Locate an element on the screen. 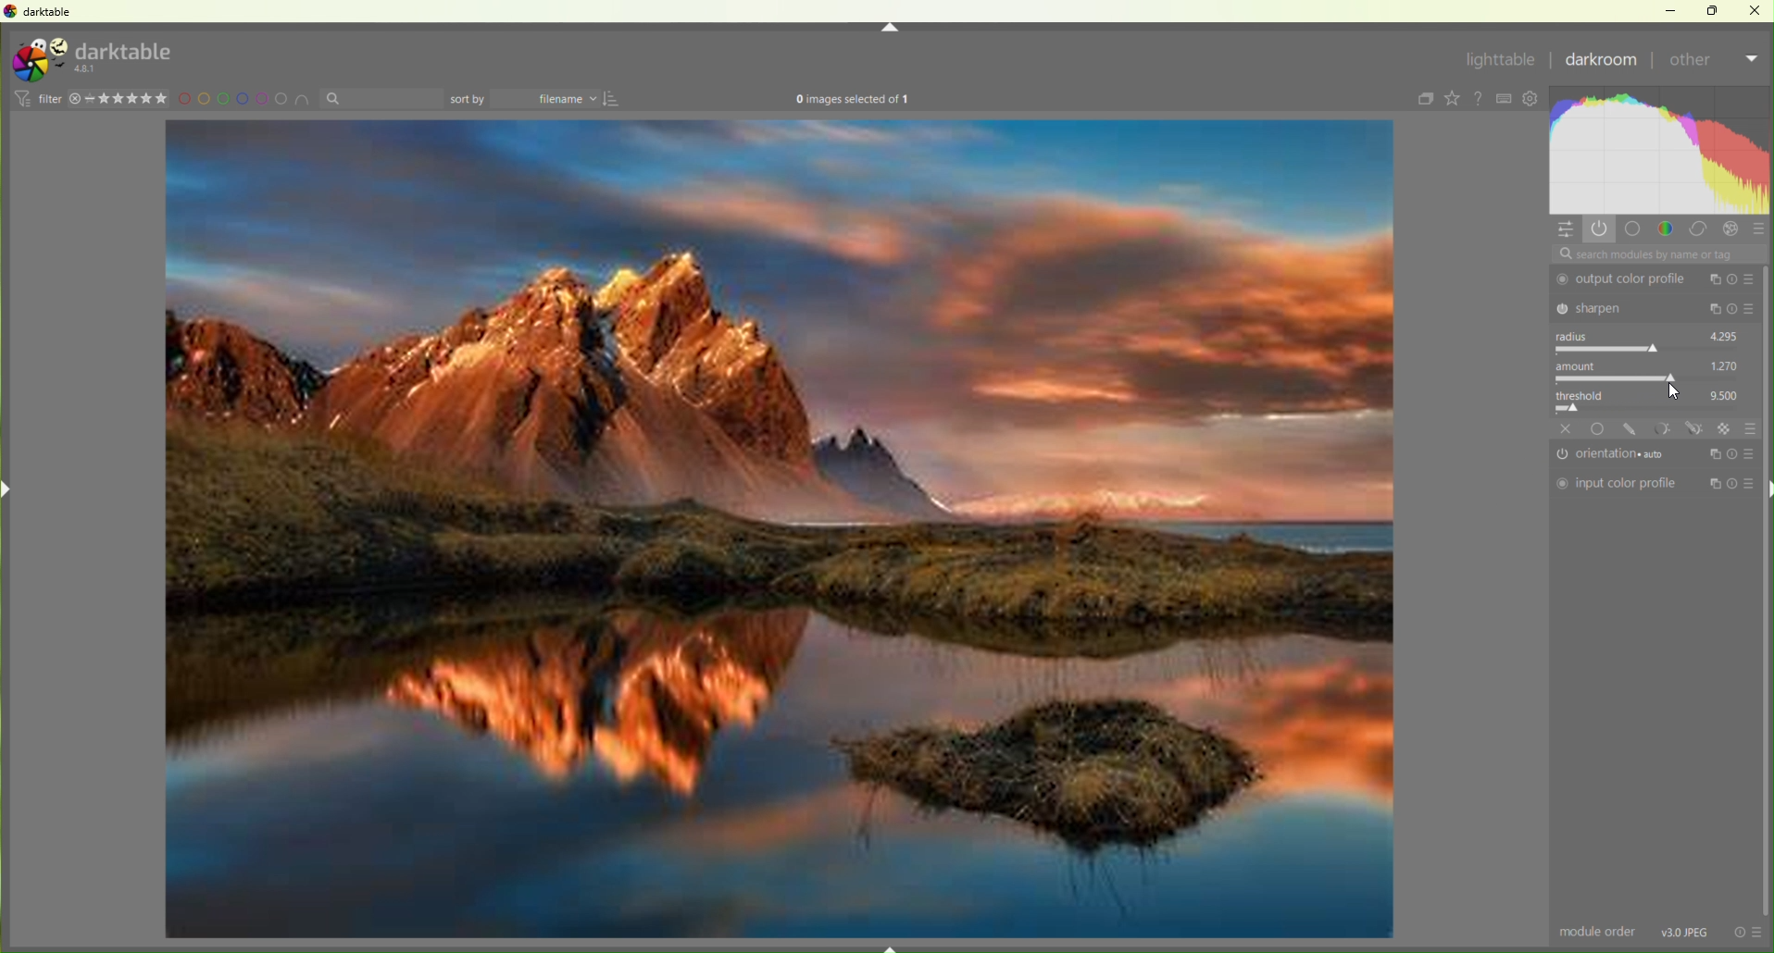  Minimise is located at coordinates (1675, 10).